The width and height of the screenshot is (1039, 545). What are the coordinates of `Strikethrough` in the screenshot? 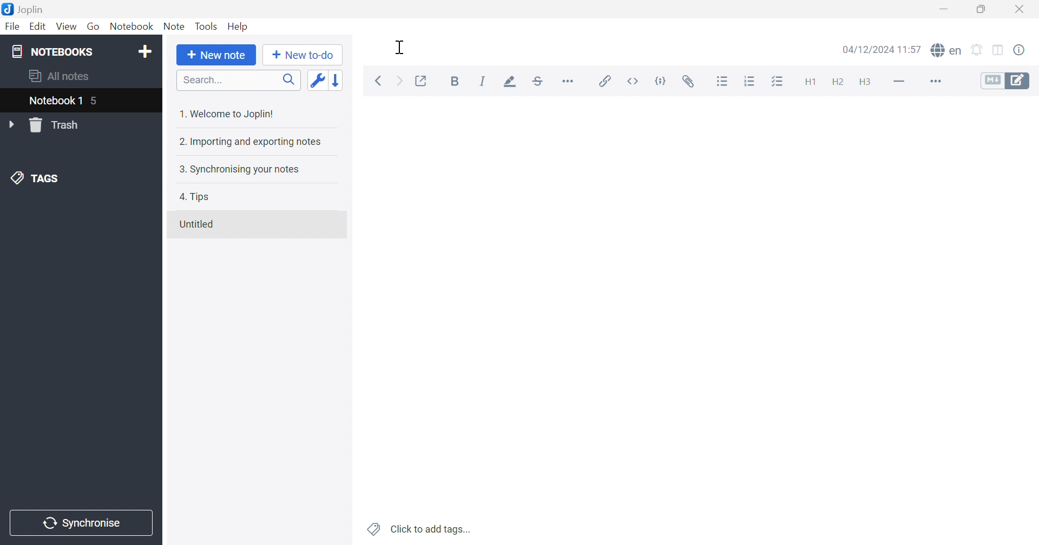 It's located at (537, 81).